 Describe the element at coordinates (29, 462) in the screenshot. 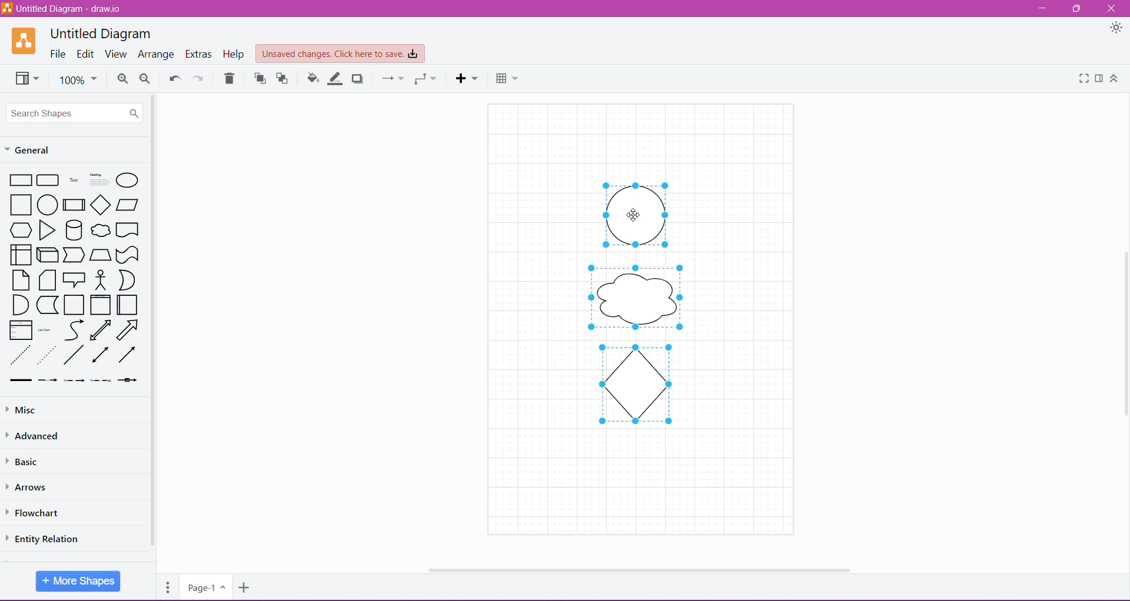

I see `Basic` at that location.